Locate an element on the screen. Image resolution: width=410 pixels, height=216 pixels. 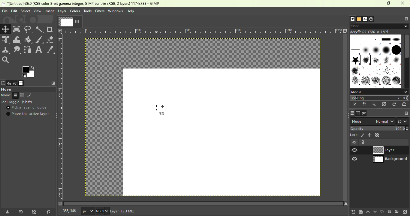
Create a new brush is located at coordinates (365, 105).